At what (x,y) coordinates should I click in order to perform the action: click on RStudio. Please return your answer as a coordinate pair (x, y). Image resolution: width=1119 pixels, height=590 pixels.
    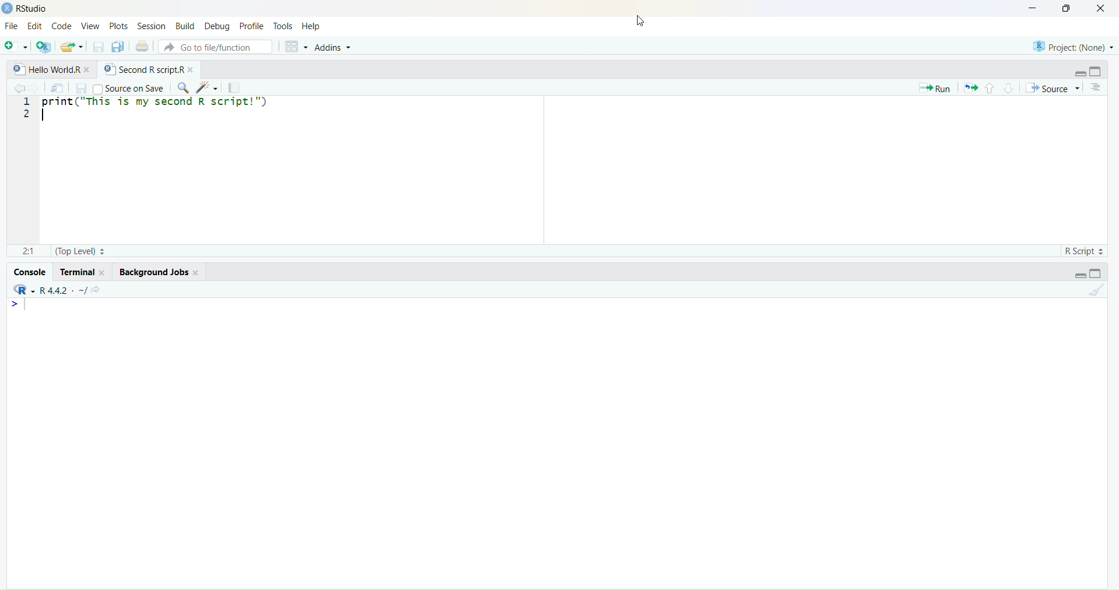
    Looking at the image, I should click on (23, 289).